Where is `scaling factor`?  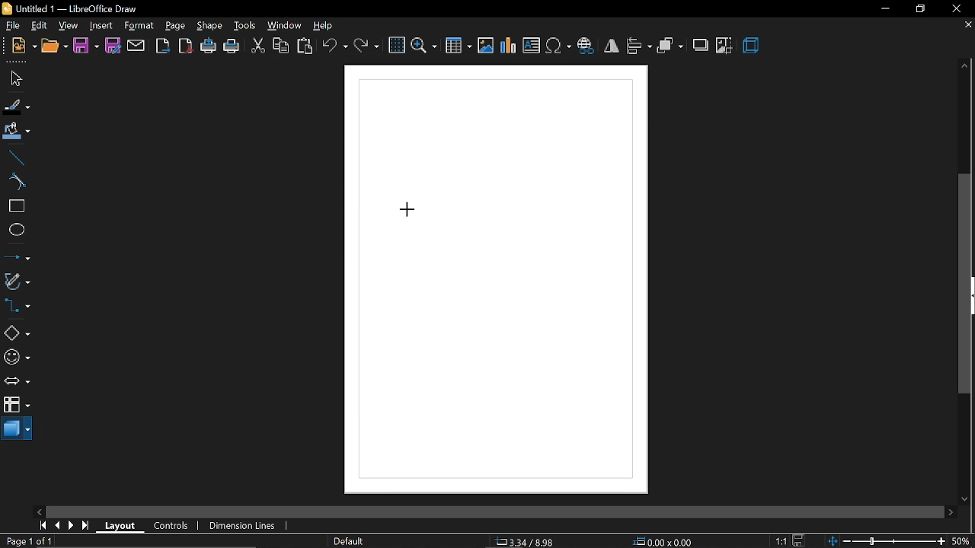 scaling factor is located at coordinates (780, 541).